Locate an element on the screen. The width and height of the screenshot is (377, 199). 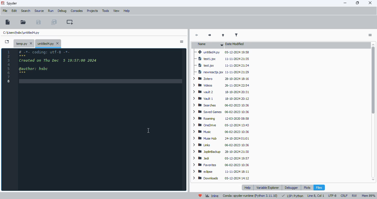
videos is located at coordinates (203, 85).